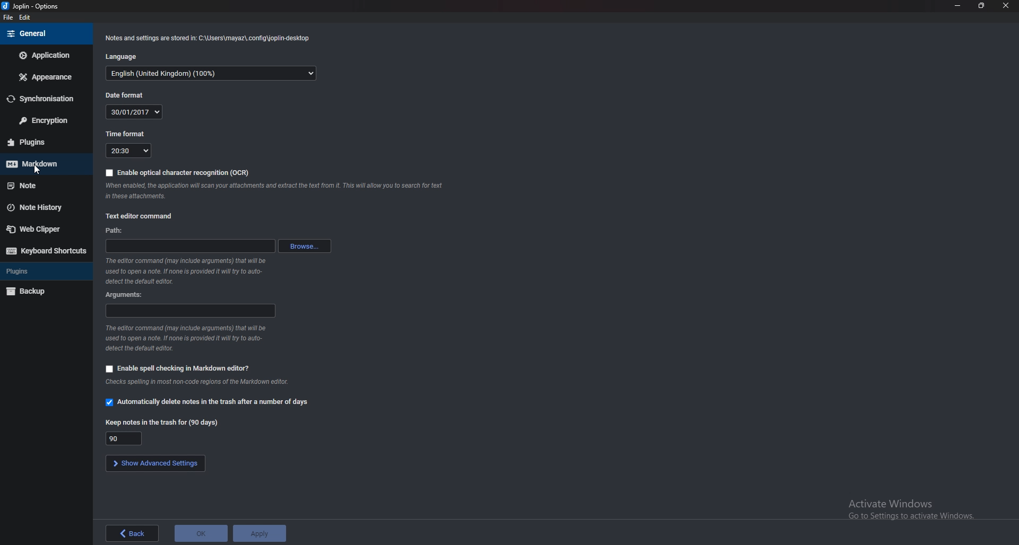  Describe the element at coordinates (175, 172) in the screenshot. I see `Enable ocr` at that location.